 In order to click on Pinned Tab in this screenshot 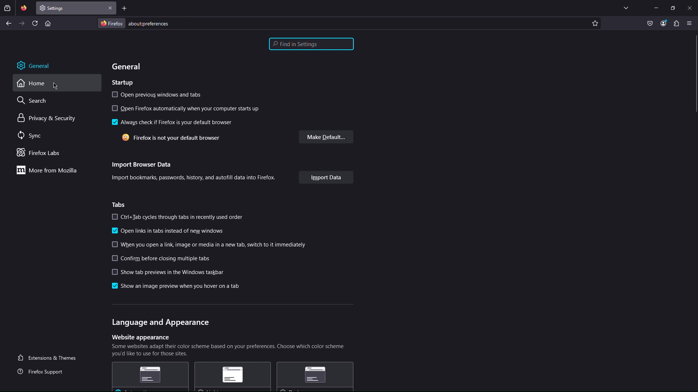, I will do `click(24, 8)`.